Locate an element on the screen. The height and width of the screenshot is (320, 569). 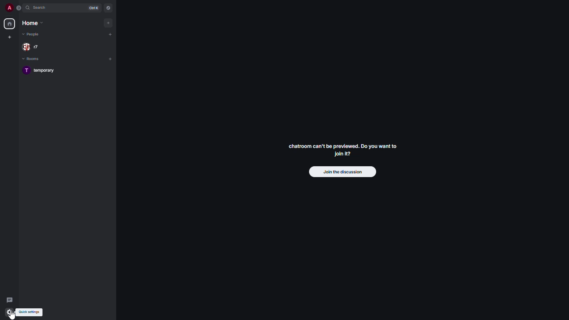
add is located at coordinates (110, 58).